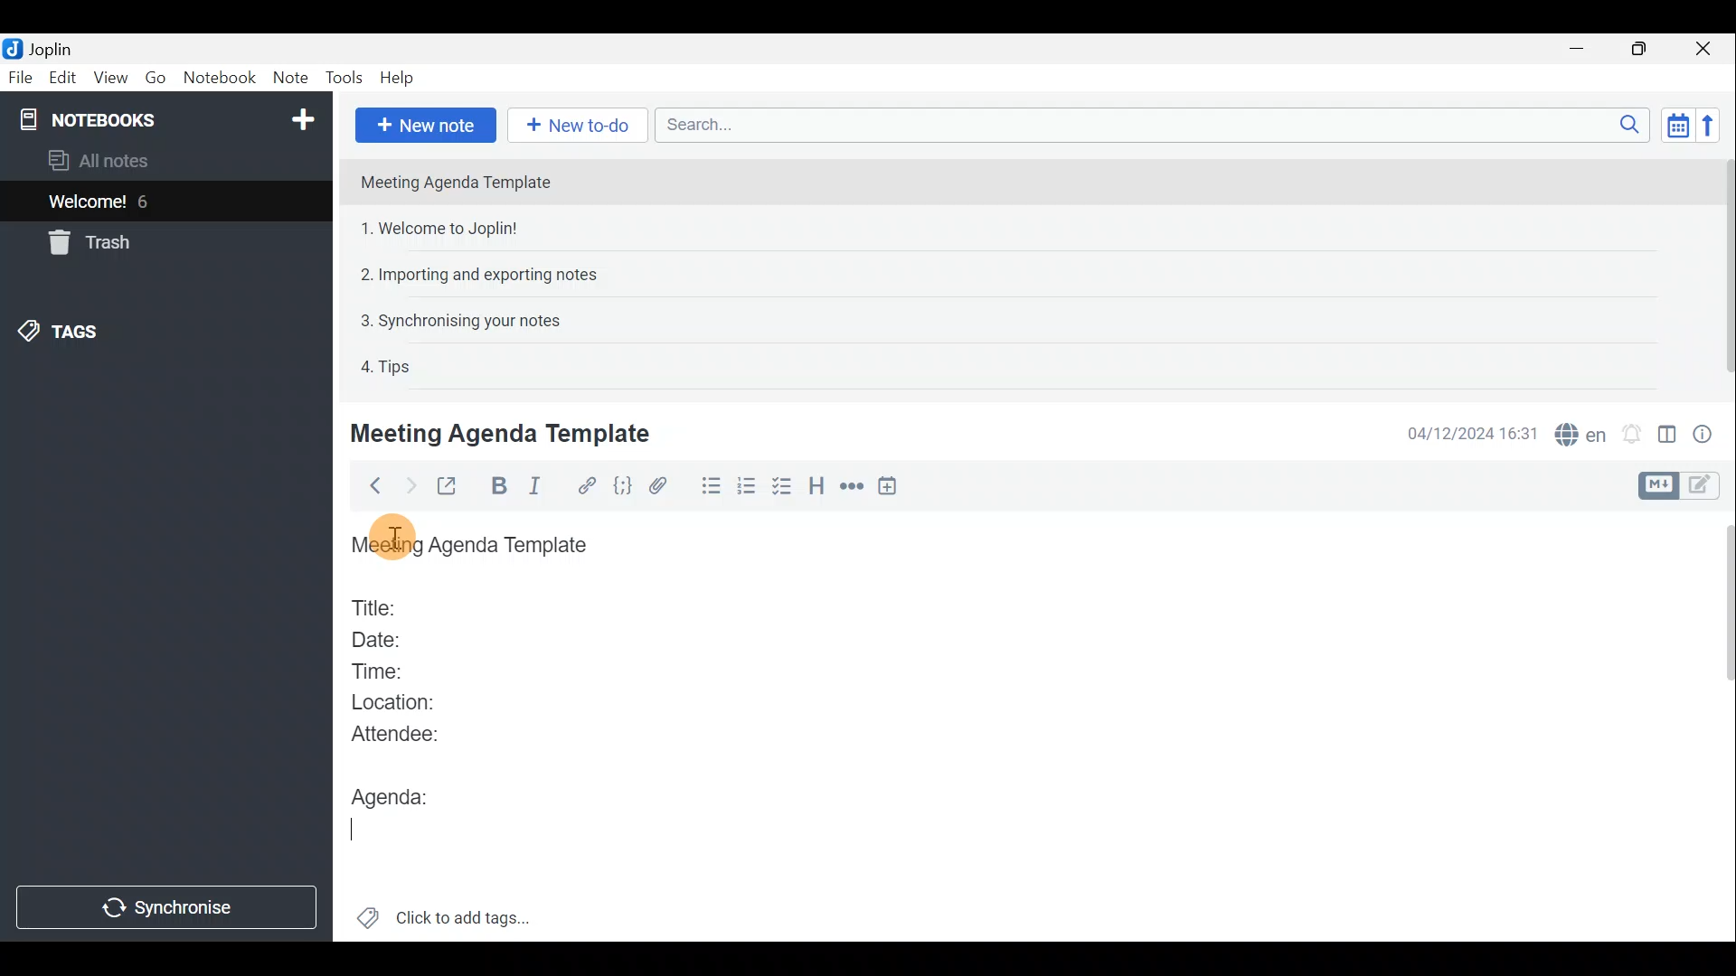  What do you see at coordinates (89, 203) in the screenshot?
I see `Welcome!` at bounding box center [89, 203].